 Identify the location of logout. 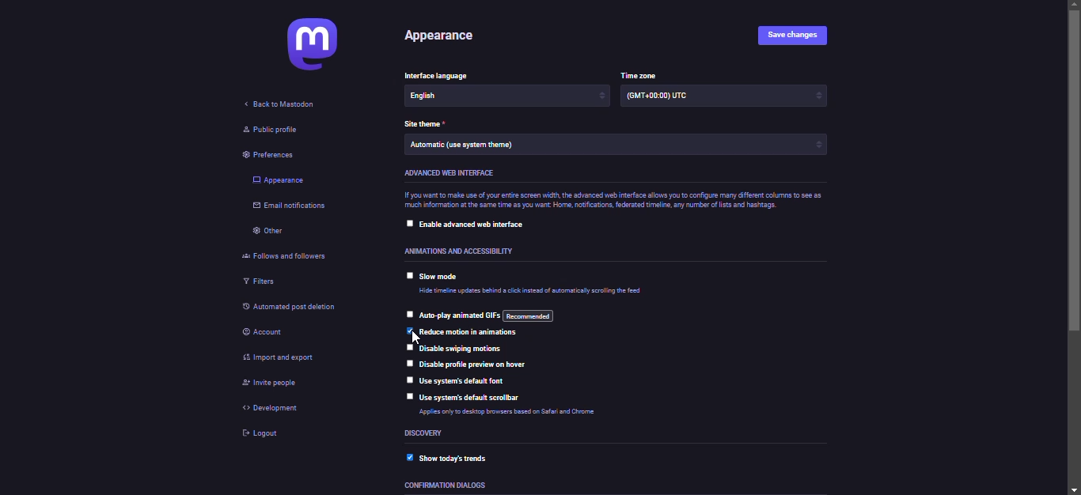
(264, 436).